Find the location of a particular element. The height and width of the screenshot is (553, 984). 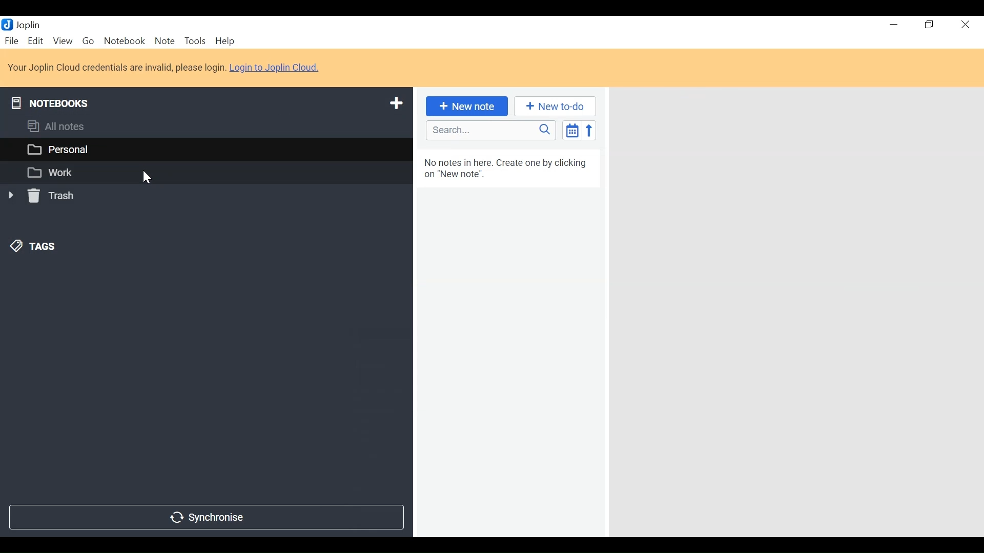

Close is located at coordinates (967, 25).